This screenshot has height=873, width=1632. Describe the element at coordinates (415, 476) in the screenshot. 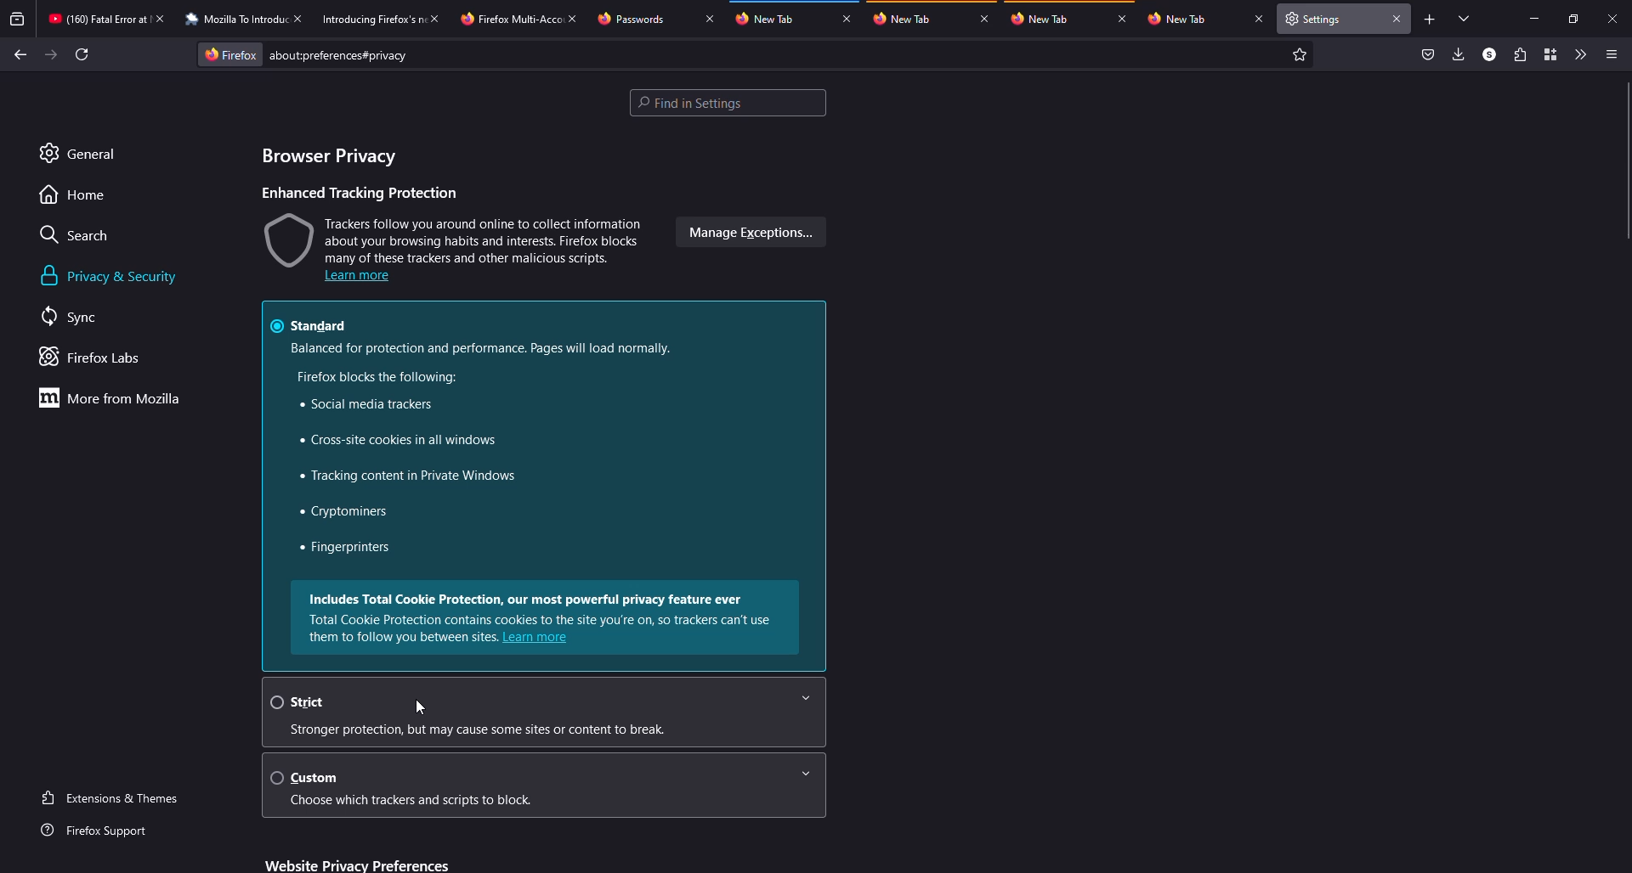

I see `tracking content in private windows` at that location.